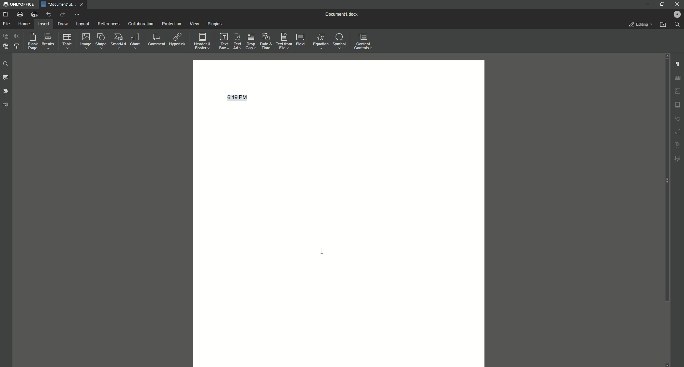  Describe the element at coordinates (20, 14) in the screenshot. I see `Print` at that location.